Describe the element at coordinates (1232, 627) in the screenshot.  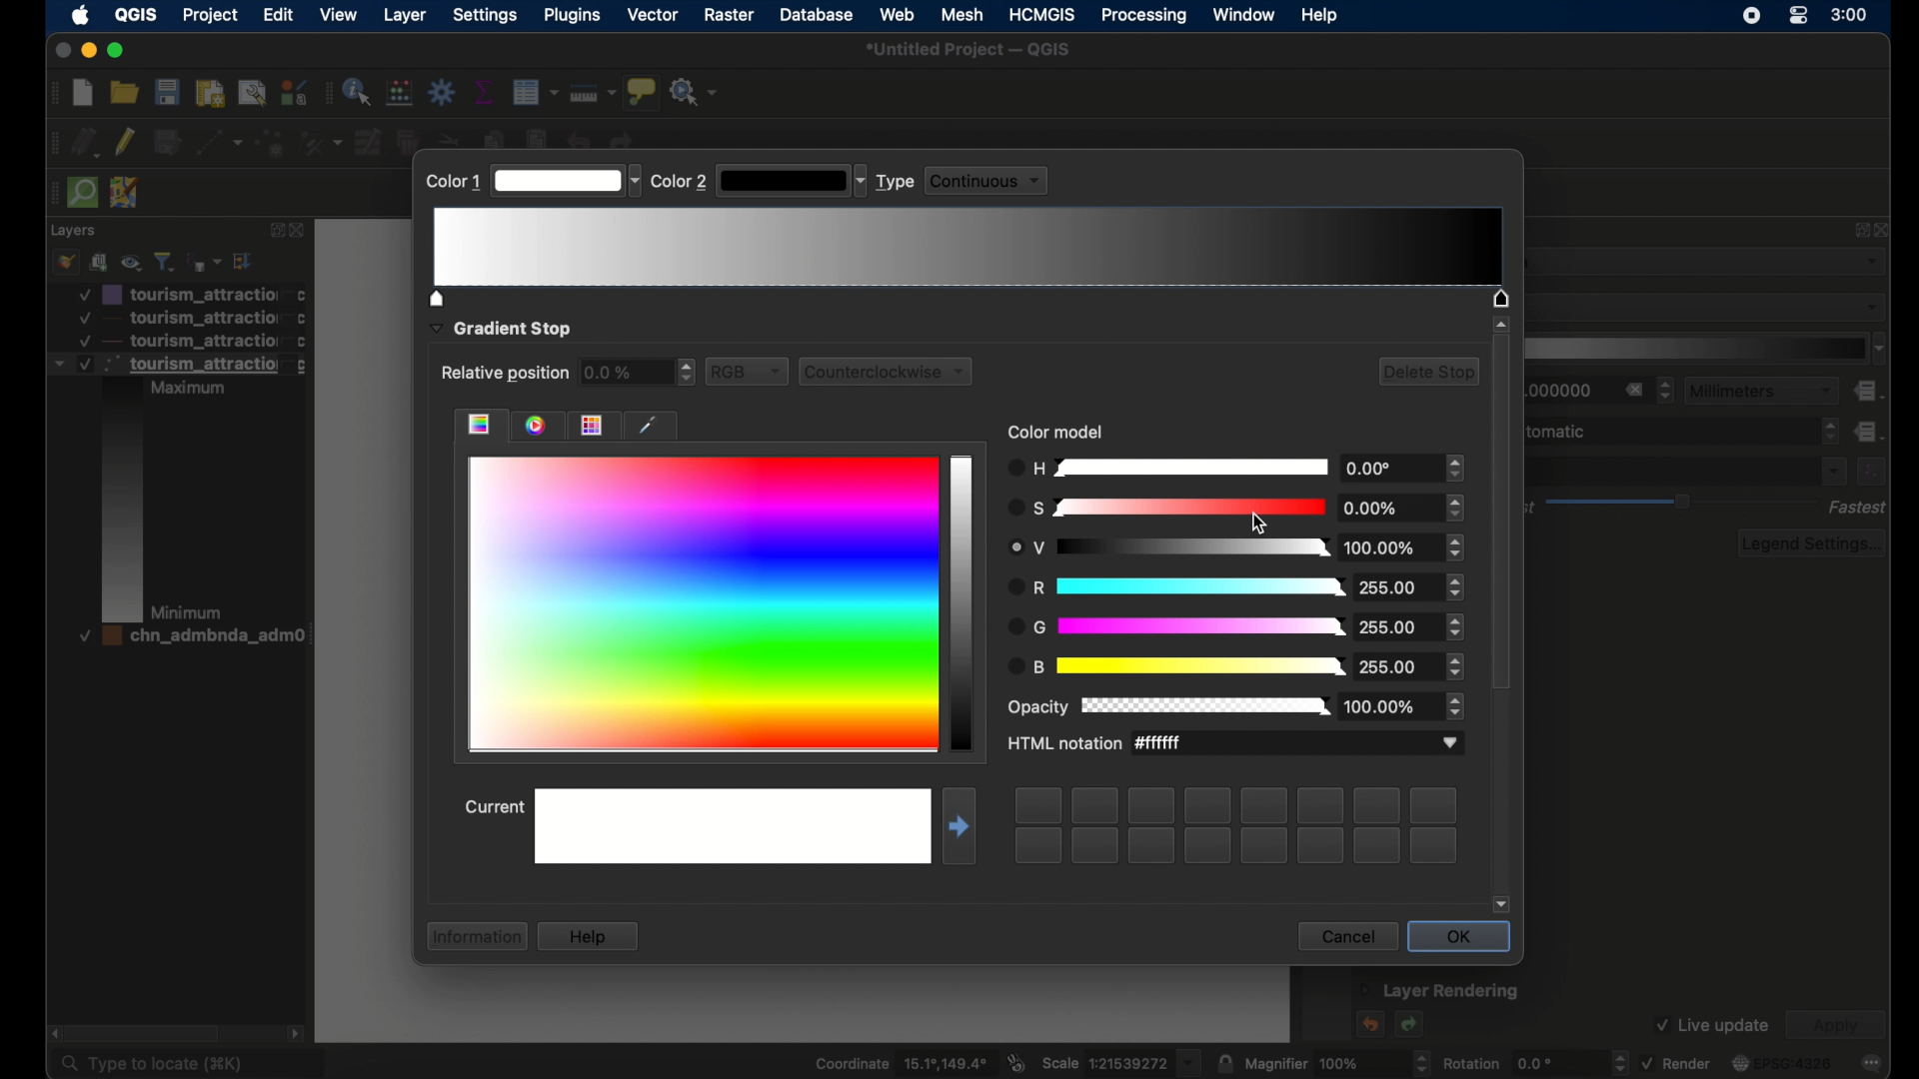
I see `G` at that location.